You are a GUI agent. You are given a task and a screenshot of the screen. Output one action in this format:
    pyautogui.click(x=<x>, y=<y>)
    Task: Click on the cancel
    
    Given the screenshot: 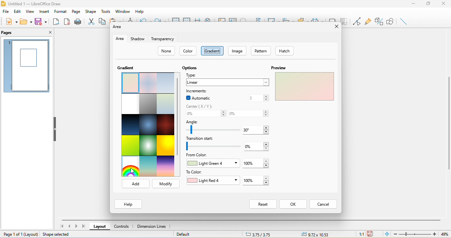 What is the action you would take?
    pyautogui.click(x=325, y=204)
    